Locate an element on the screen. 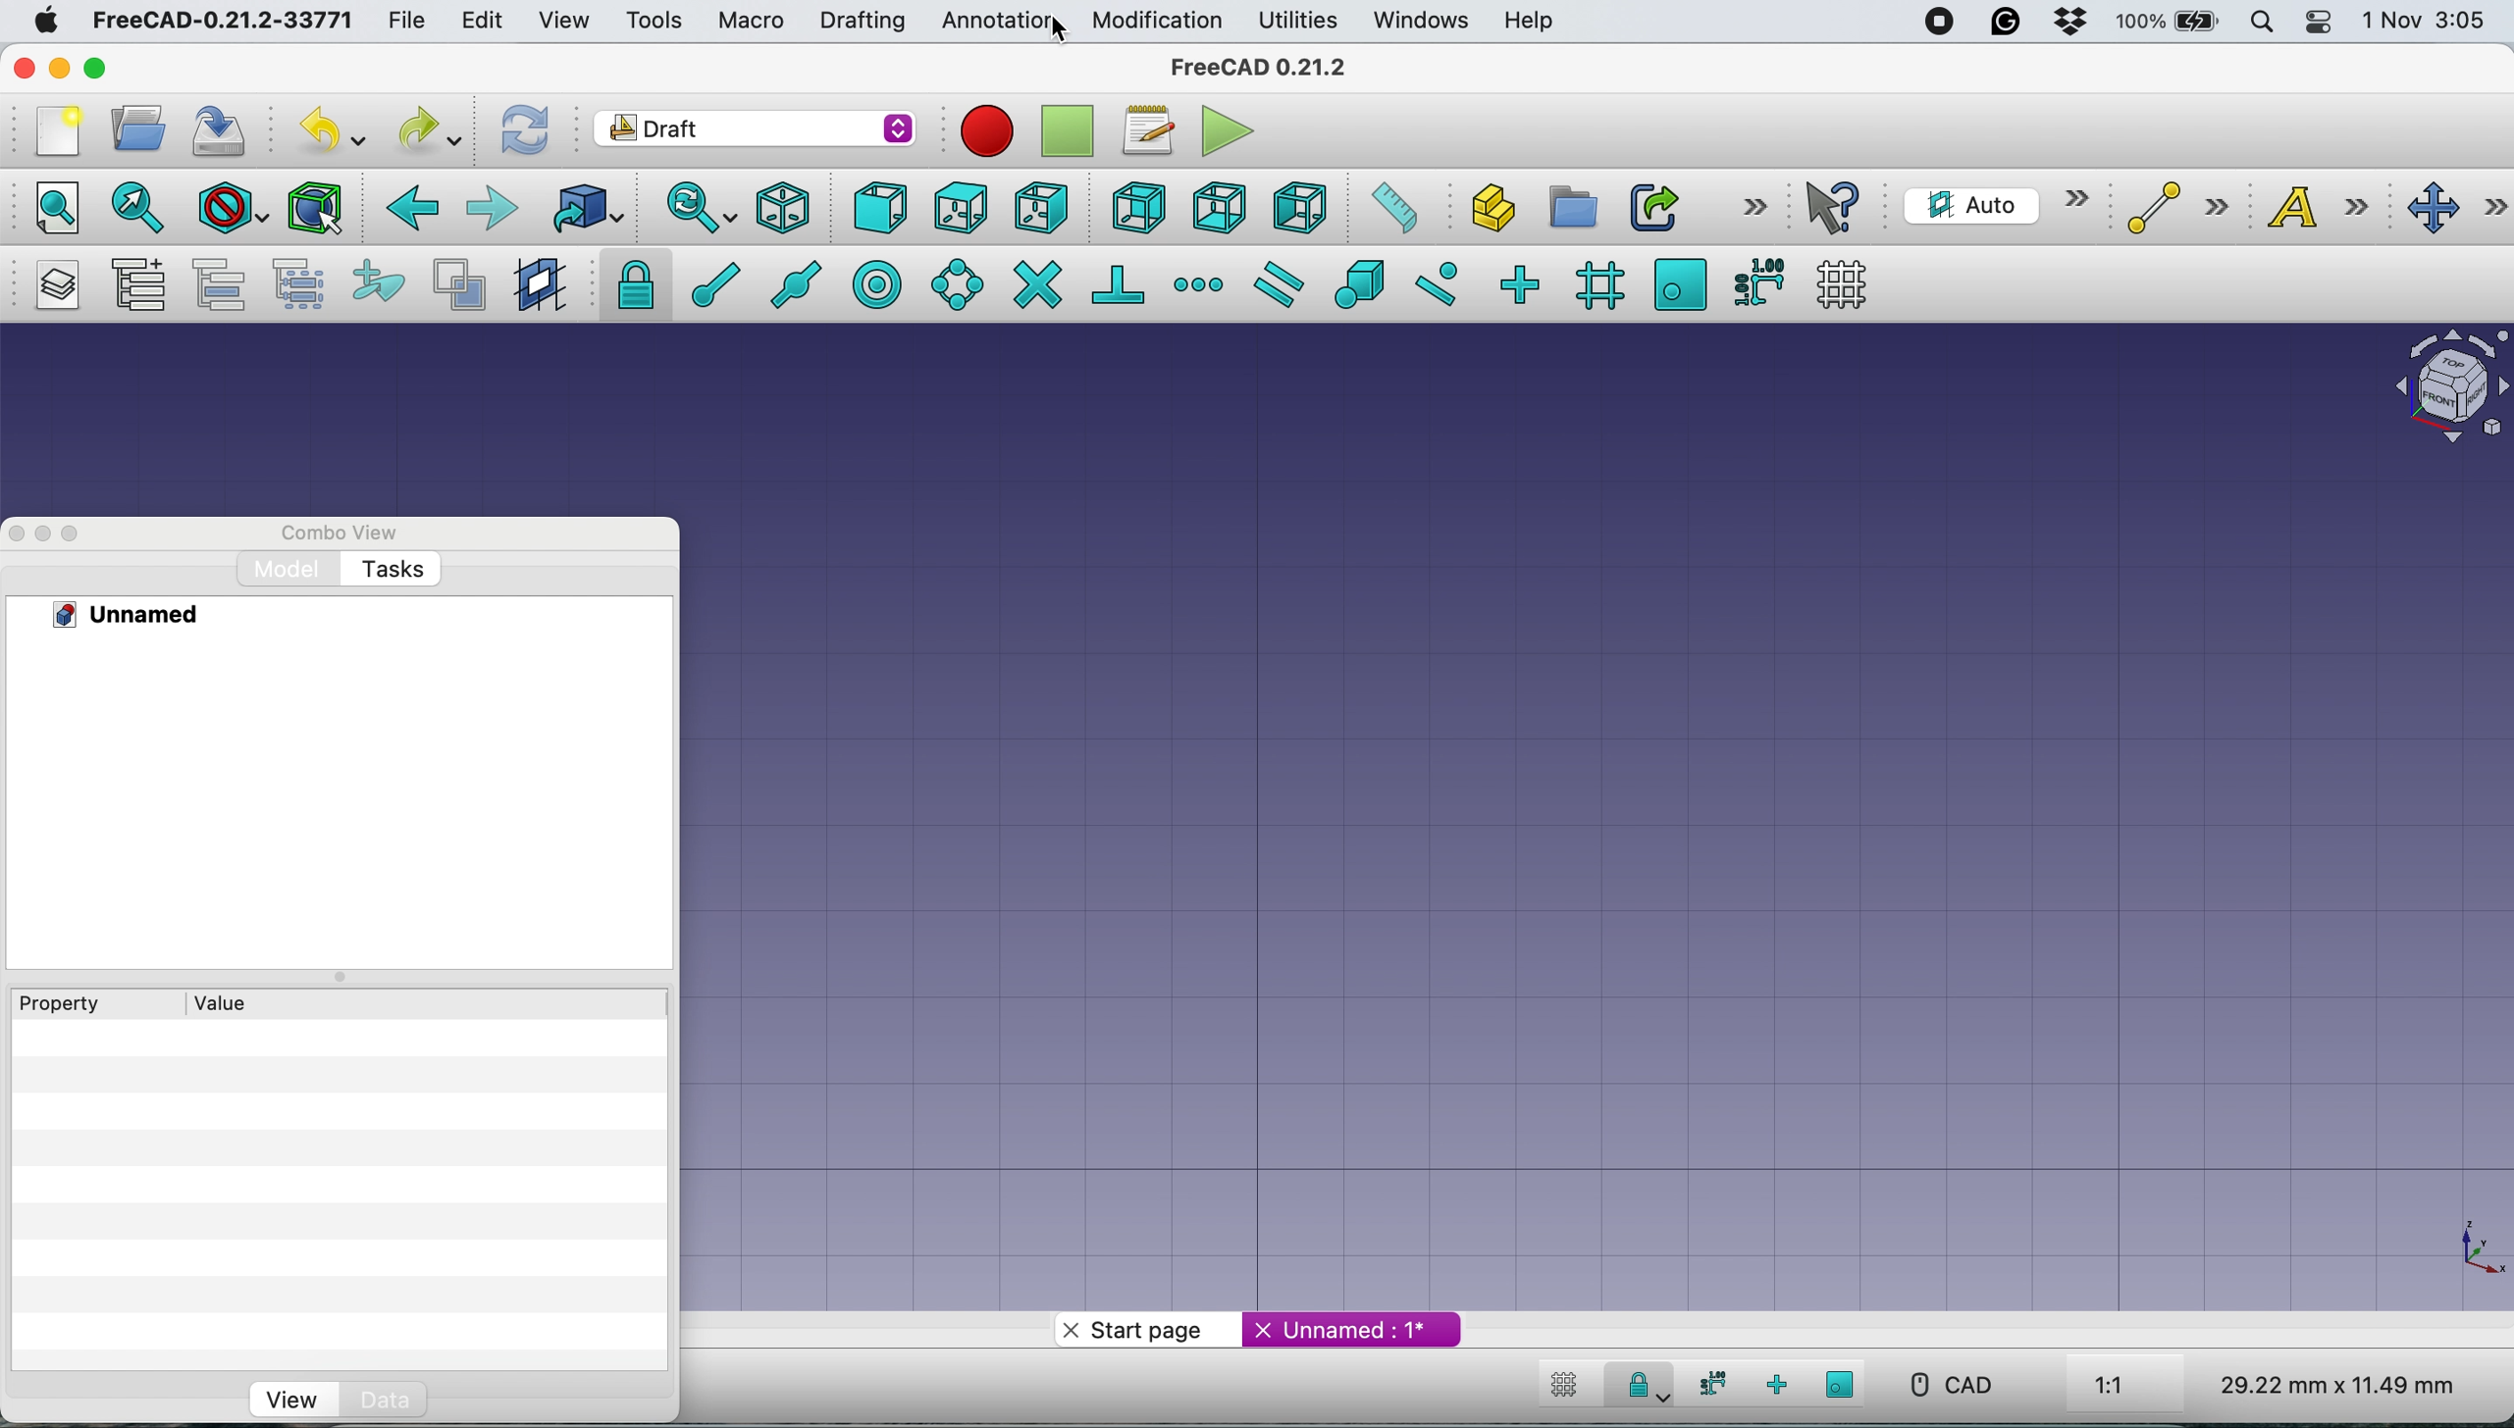 This screenshot has height=1428, width=2514. freecad is located at coordinates (218, 23).